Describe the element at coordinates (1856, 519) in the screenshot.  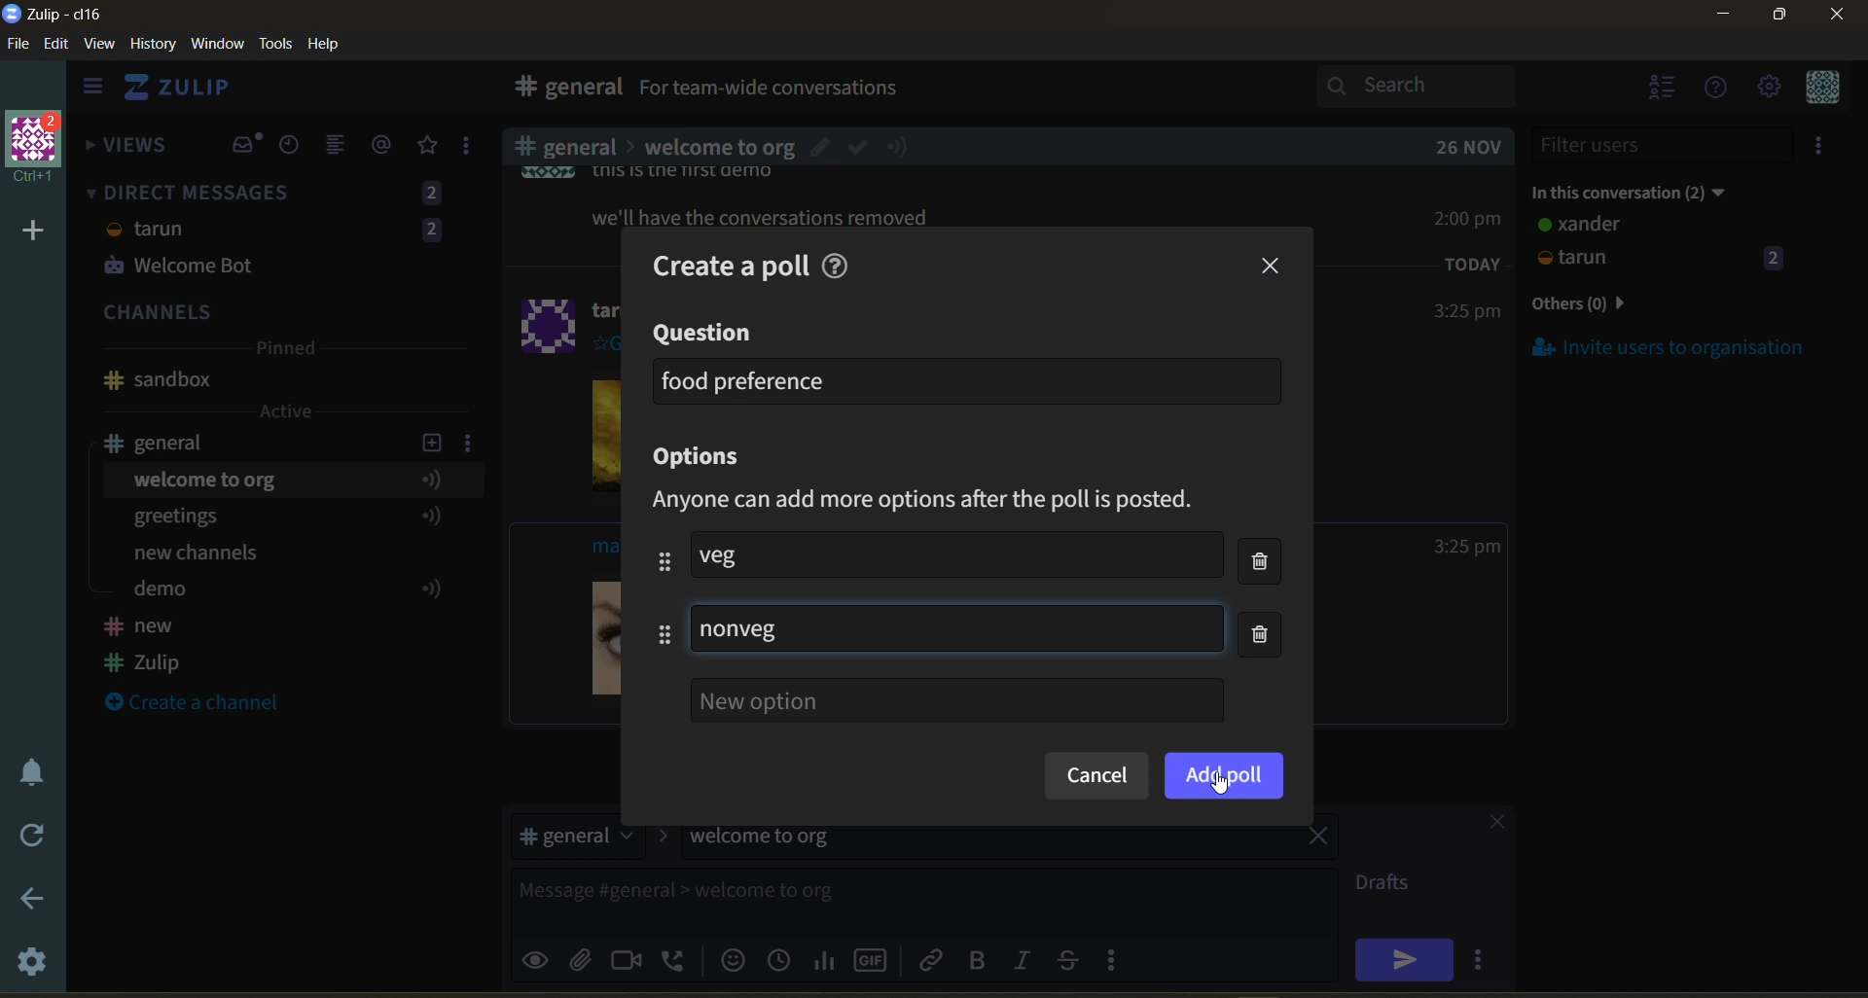
I see `Scroll bar` at that location.